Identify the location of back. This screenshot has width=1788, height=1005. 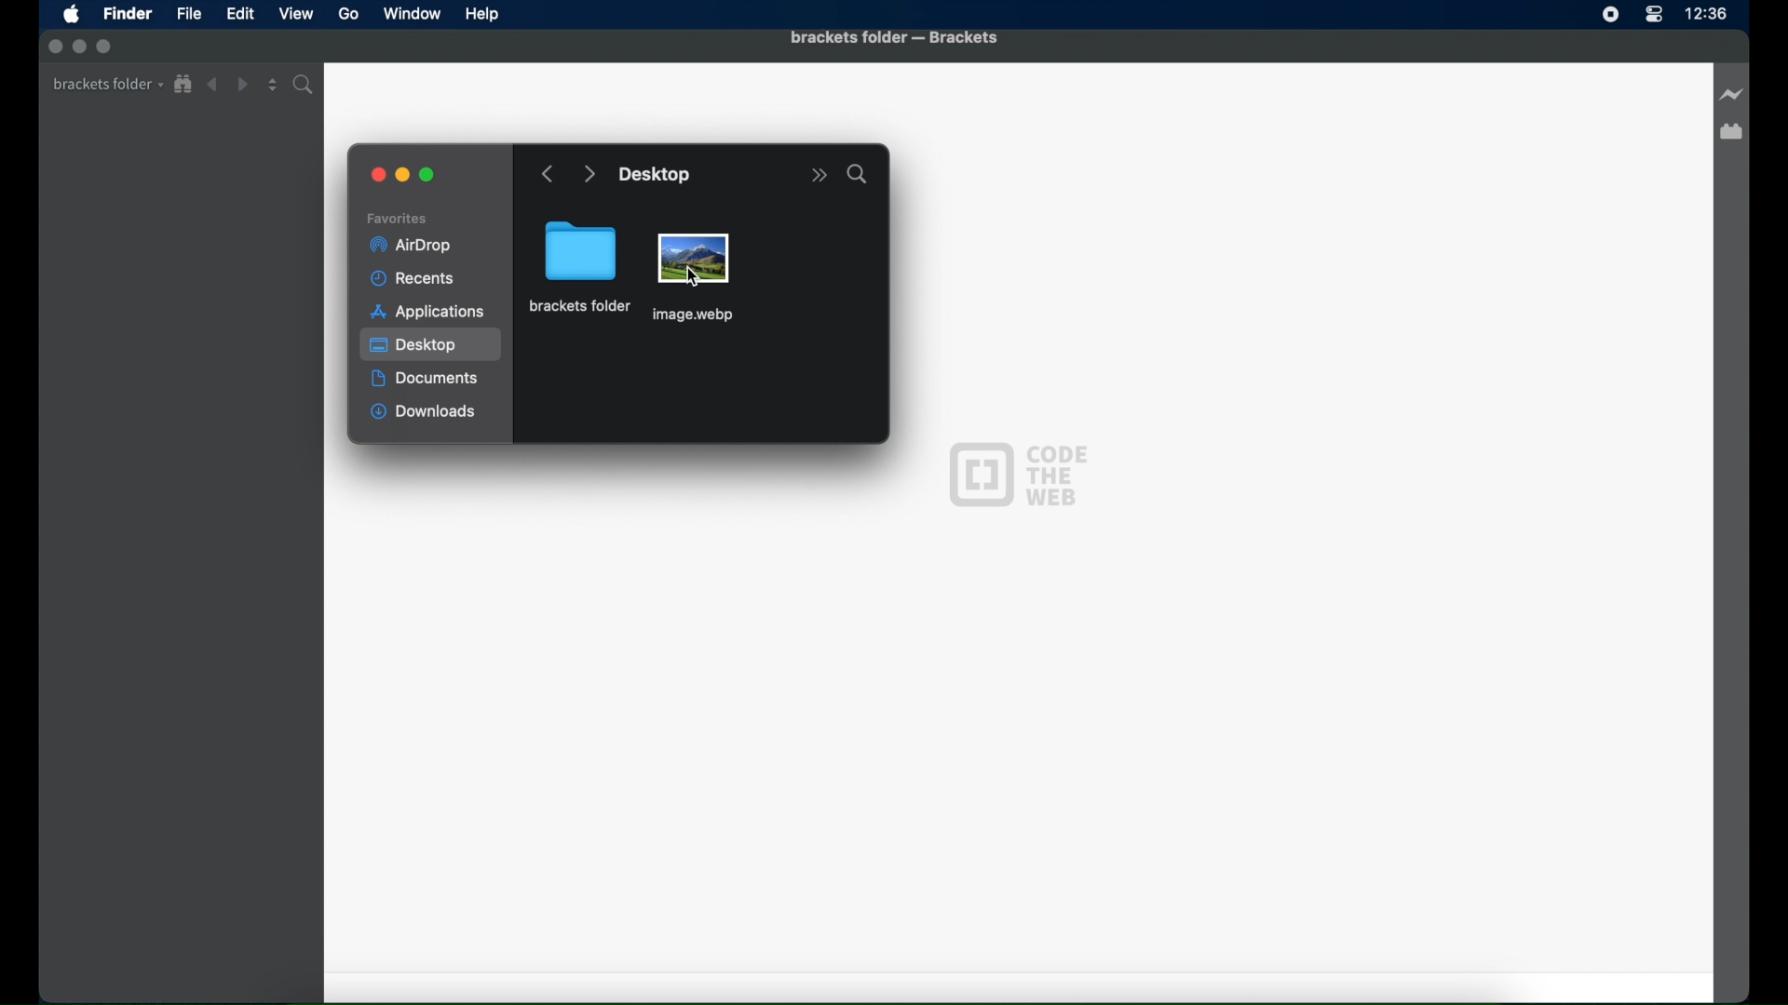
(212, 85).